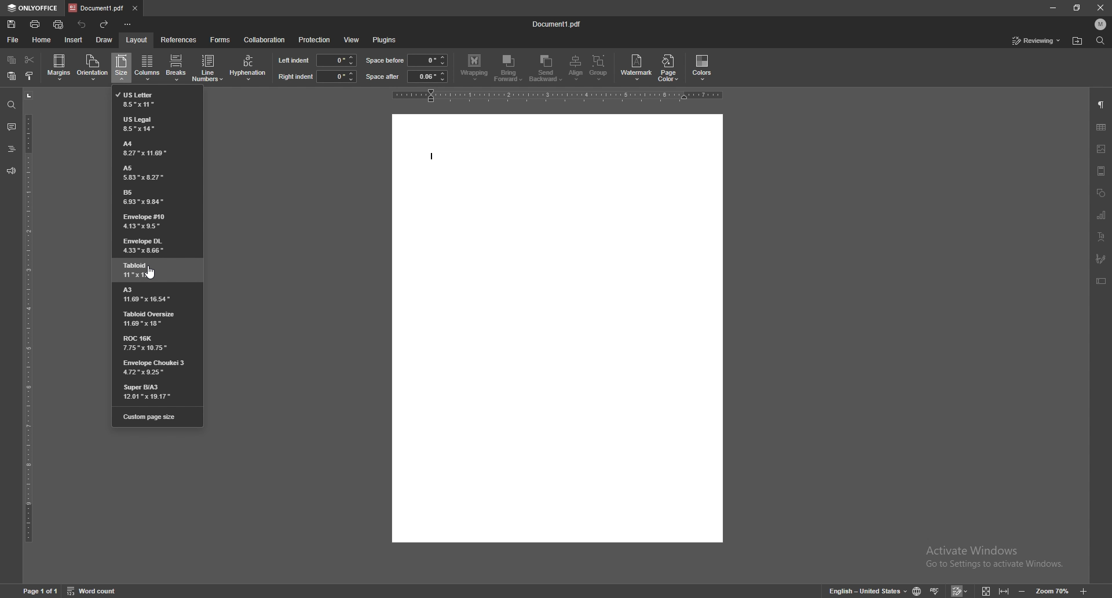 The image size is (1112, 598). What do you see at coordinates (159, 123) in the screenshot?
I see `us legal` at bounding box center [159, 123].